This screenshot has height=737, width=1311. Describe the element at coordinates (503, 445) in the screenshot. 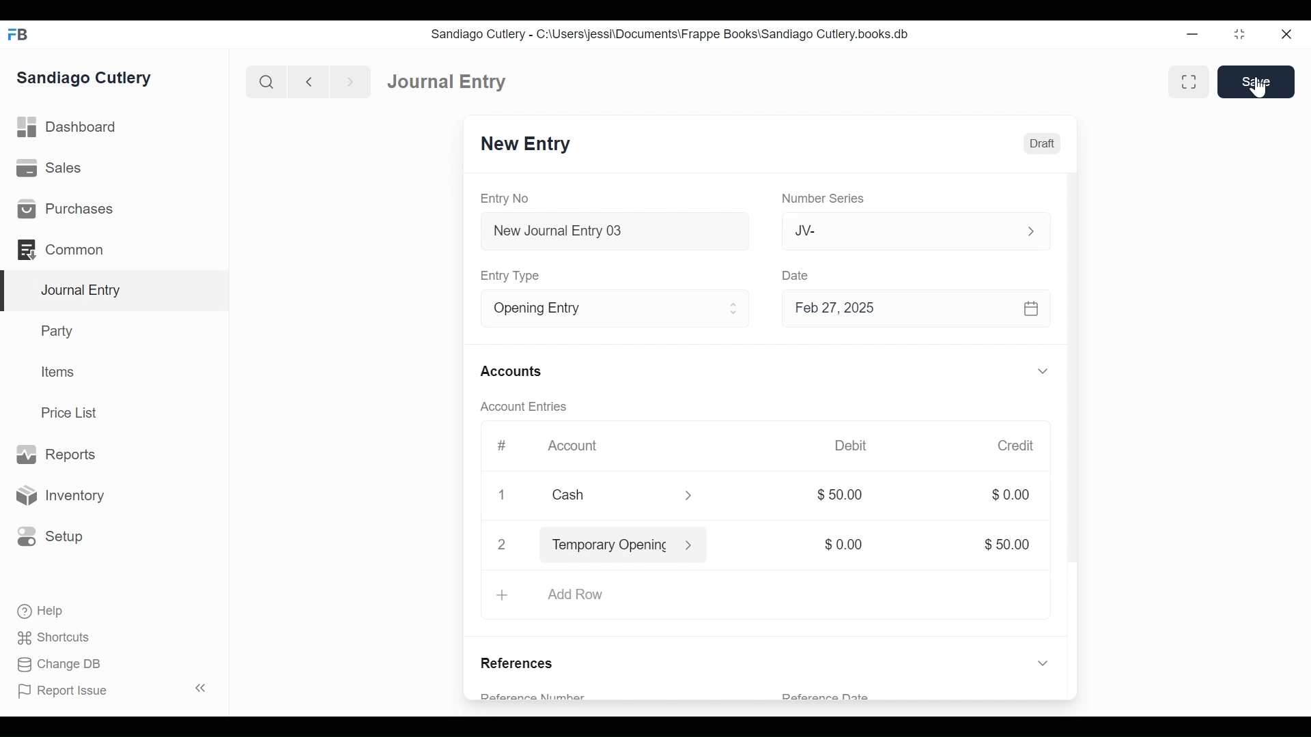

I see `#` at that location.